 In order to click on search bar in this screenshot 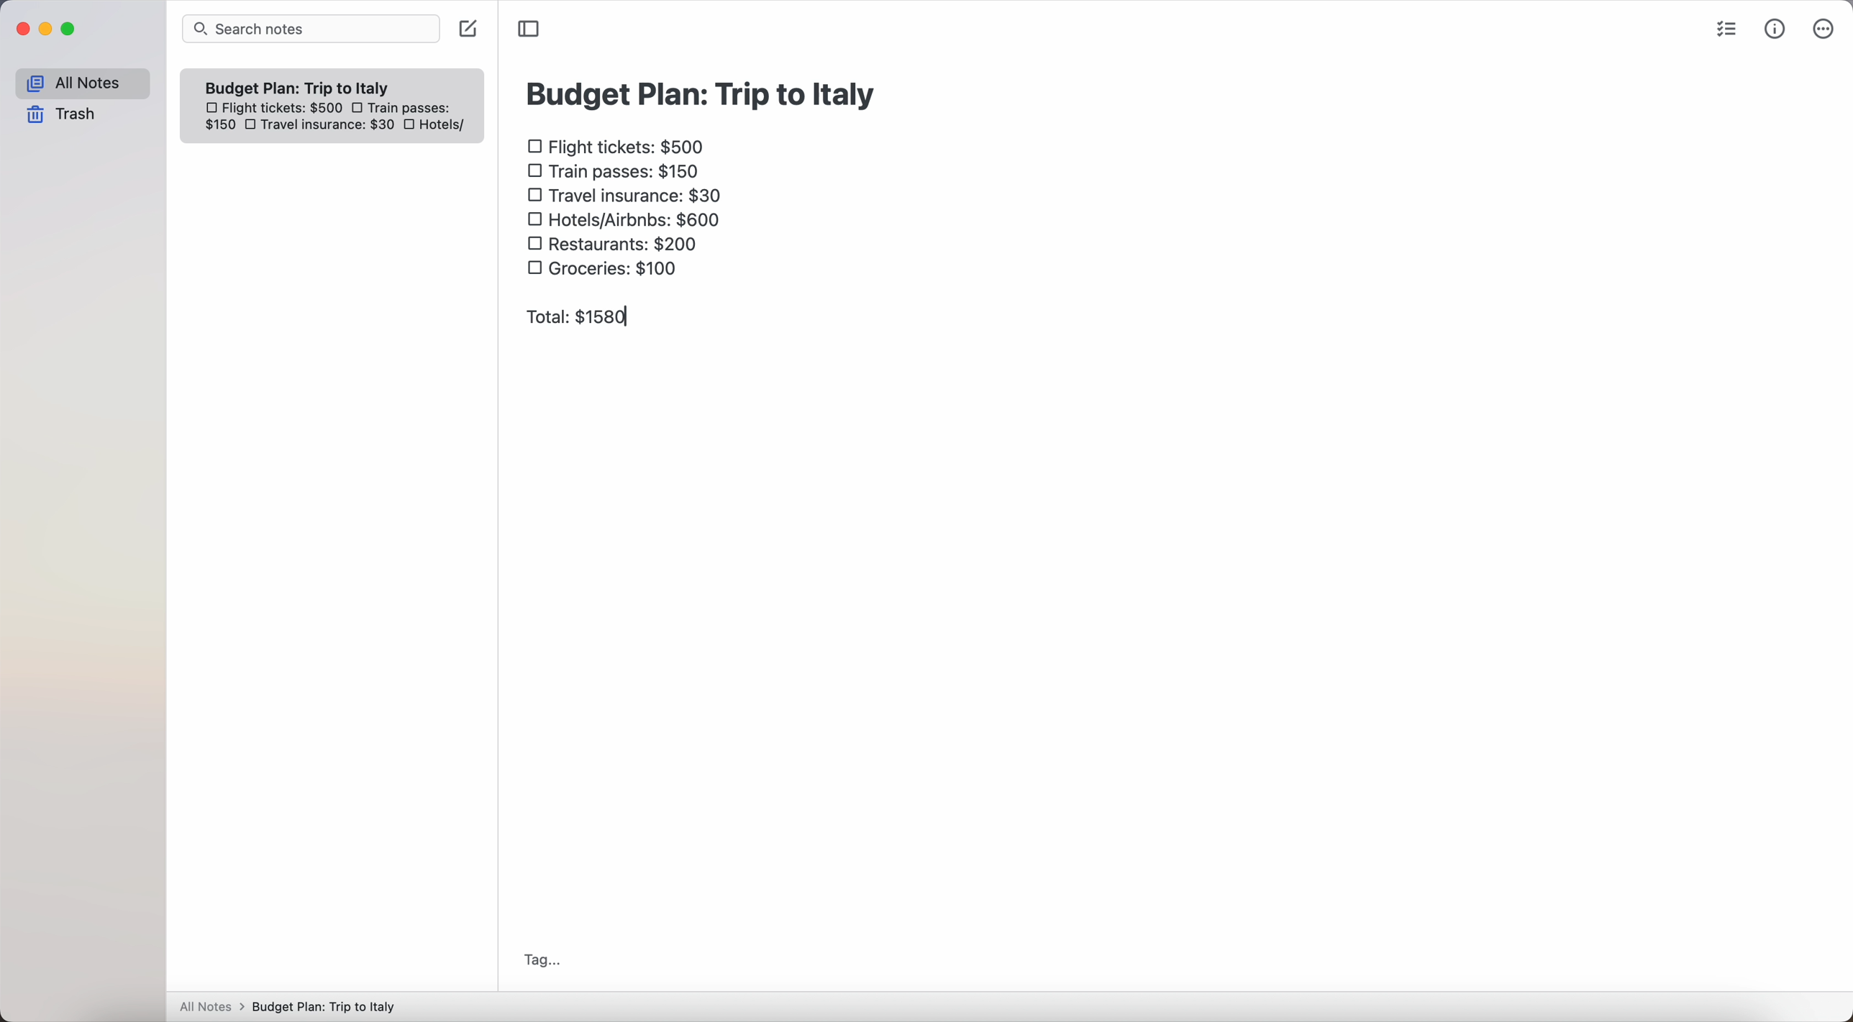, I will do `click(311, 29)`.